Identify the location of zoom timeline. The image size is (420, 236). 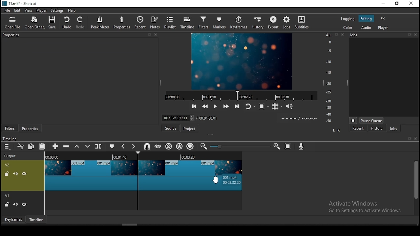
(277, 146).